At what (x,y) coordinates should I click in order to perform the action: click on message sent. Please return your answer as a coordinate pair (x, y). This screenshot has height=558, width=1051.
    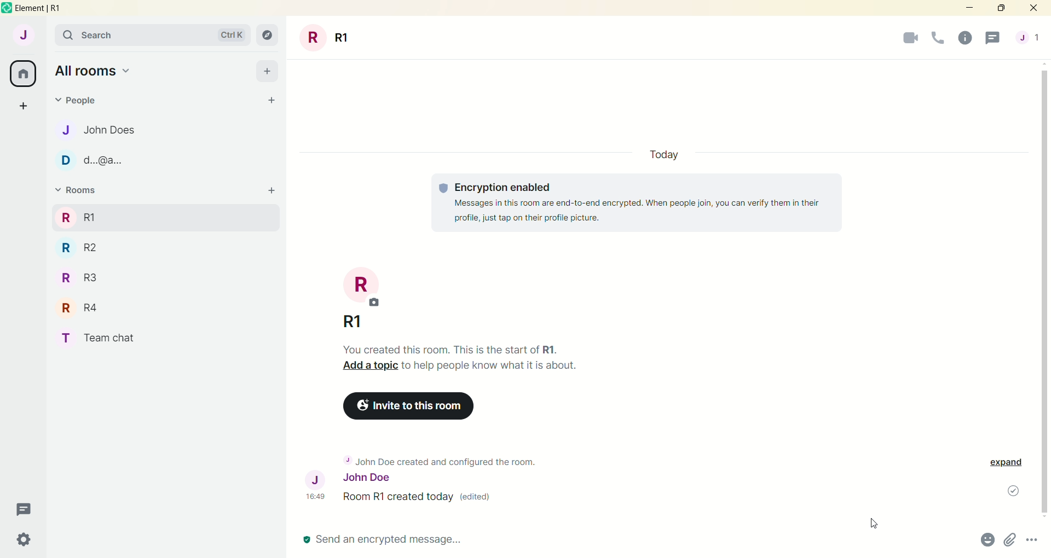
    Looking at the image, I should click on (1007, 491).